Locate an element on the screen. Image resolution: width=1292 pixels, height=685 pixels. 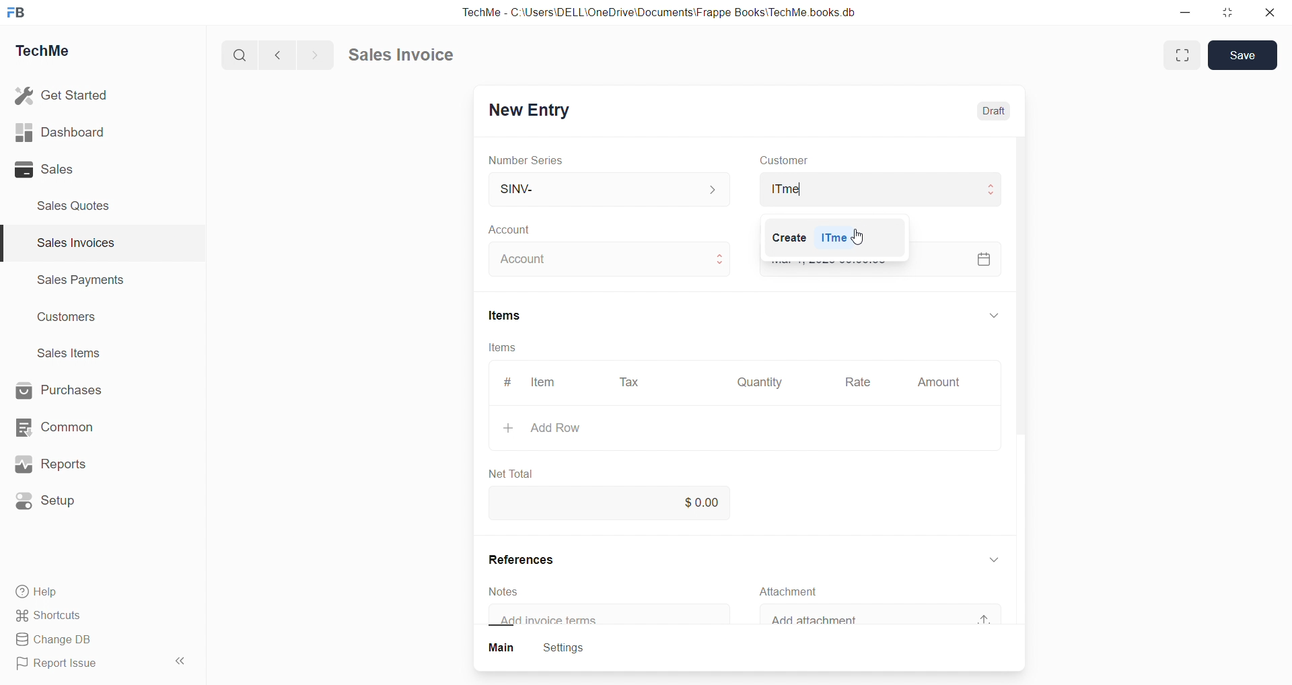
Rate is located at coordinates (861, 384).